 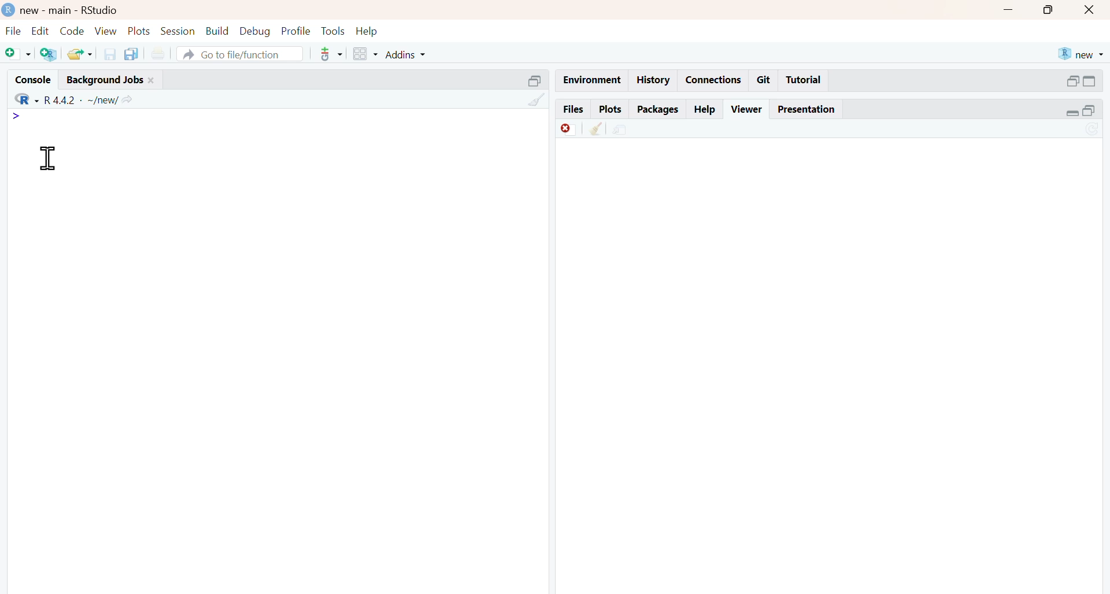 I want to click on profile, so click(x=297, y=31).